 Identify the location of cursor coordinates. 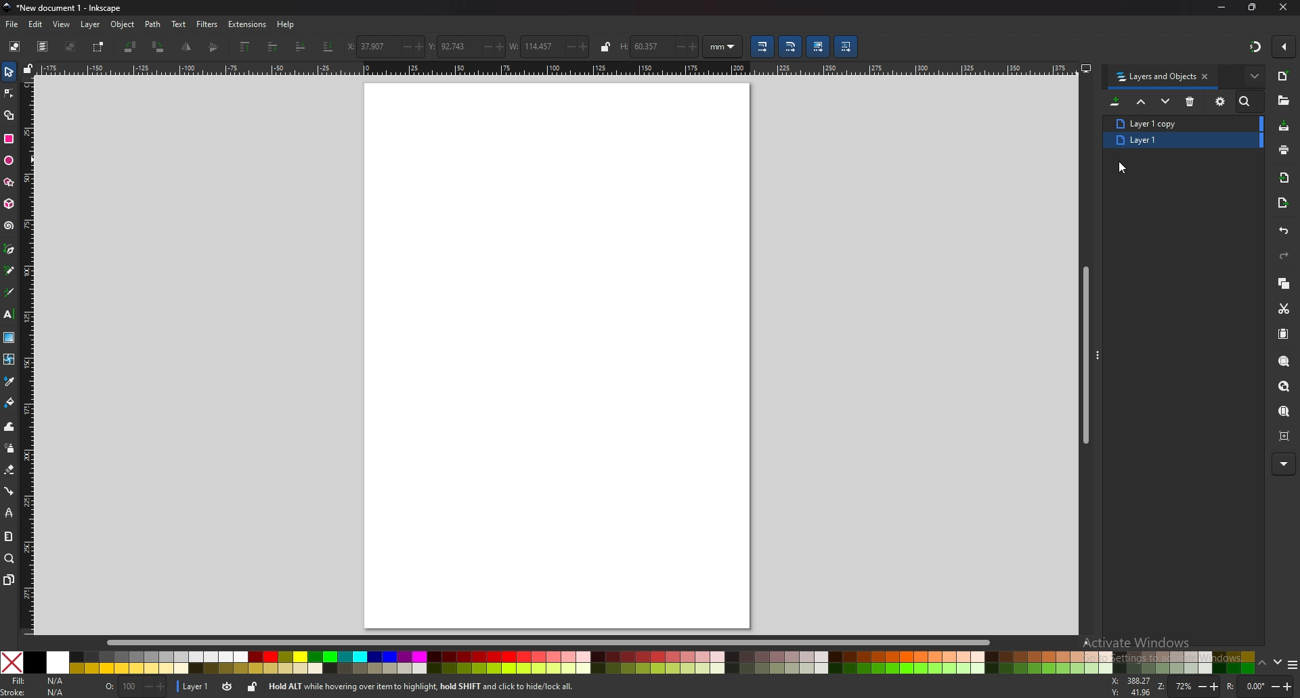
(1130, 685).